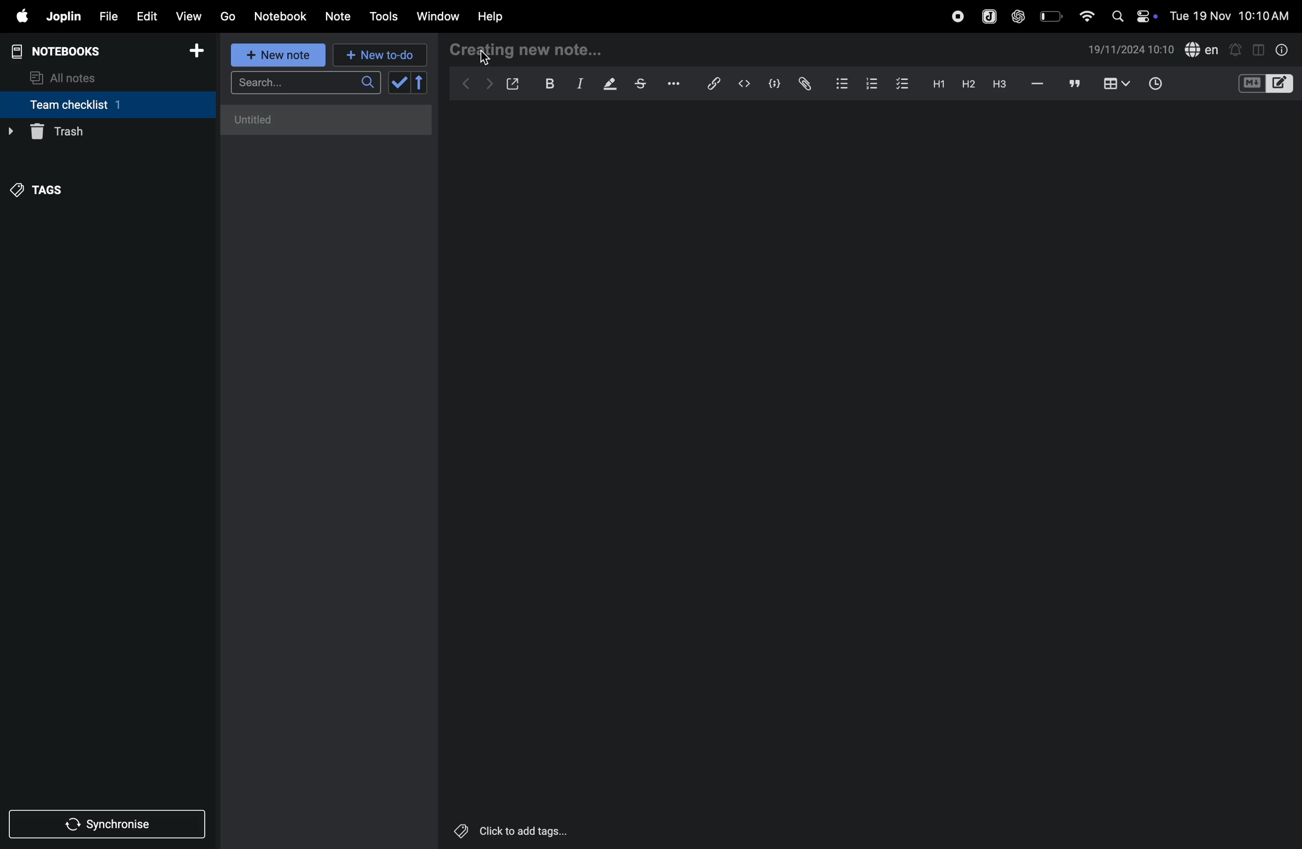 This screenshot has width=1302, height=849. I want to click on inline code, so click(744, 84).